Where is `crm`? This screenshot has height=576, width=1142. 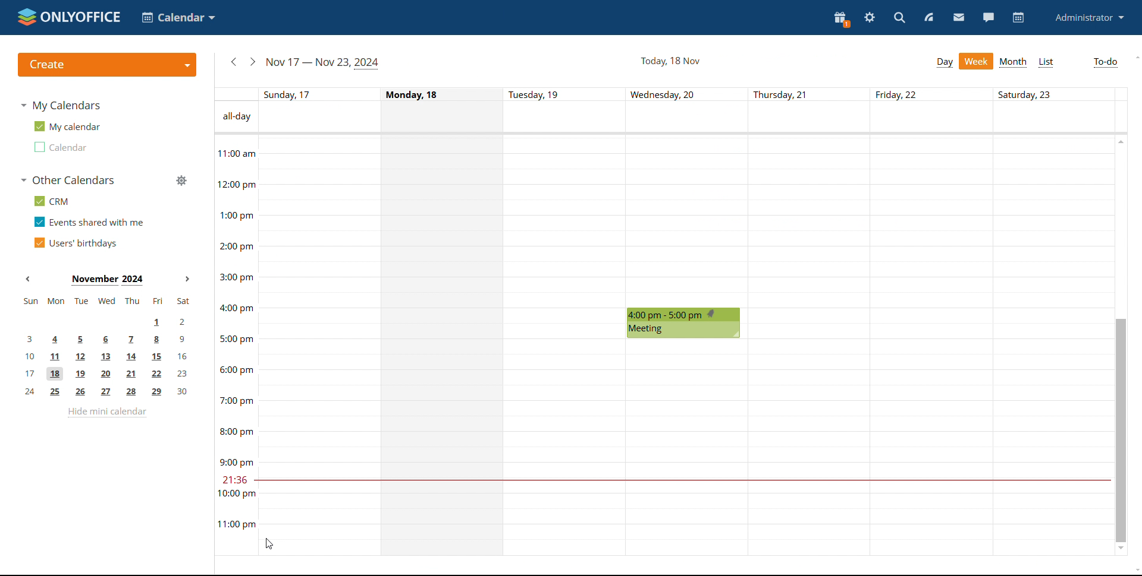 crm is located at coordinates (49, 201).